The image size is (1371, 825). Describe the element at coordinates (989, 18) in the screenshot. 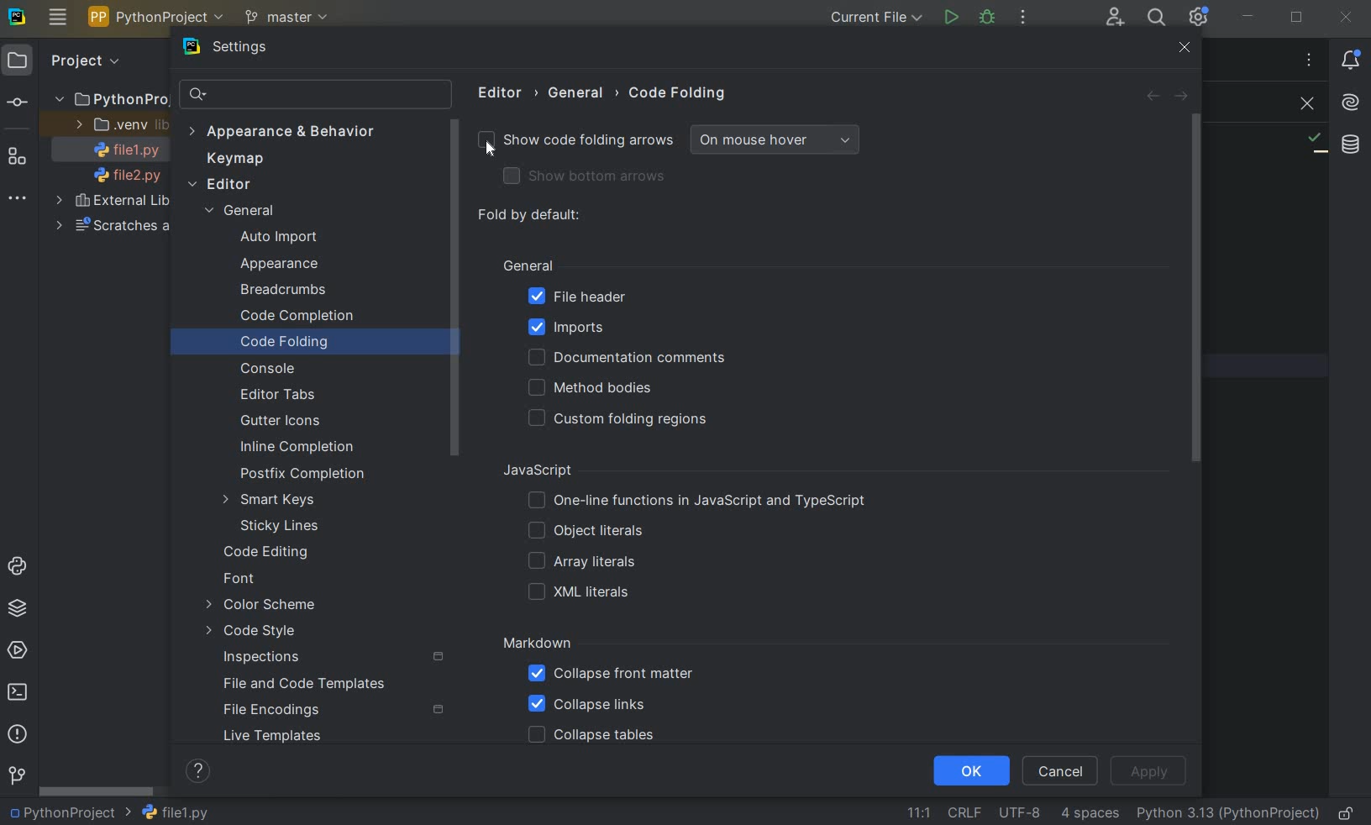

I see `DEBUG` at that location.